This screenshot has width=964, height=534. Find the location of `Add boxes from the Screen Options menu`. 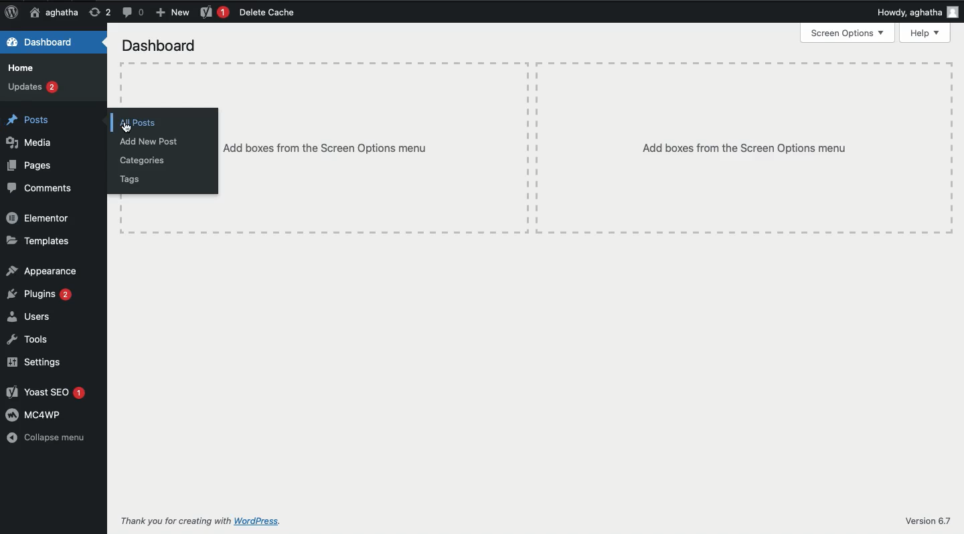

Add boxes from the Screen Options menu is located at coordinates (327, 149).